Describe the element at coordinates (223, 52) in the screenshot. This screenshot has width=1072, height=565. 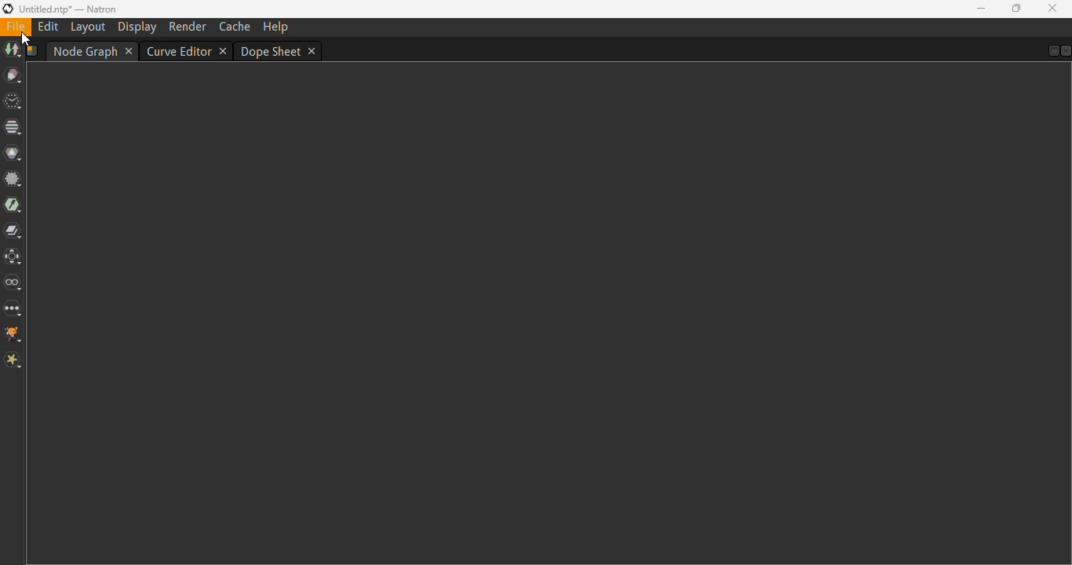
I see `close tab` at that location.